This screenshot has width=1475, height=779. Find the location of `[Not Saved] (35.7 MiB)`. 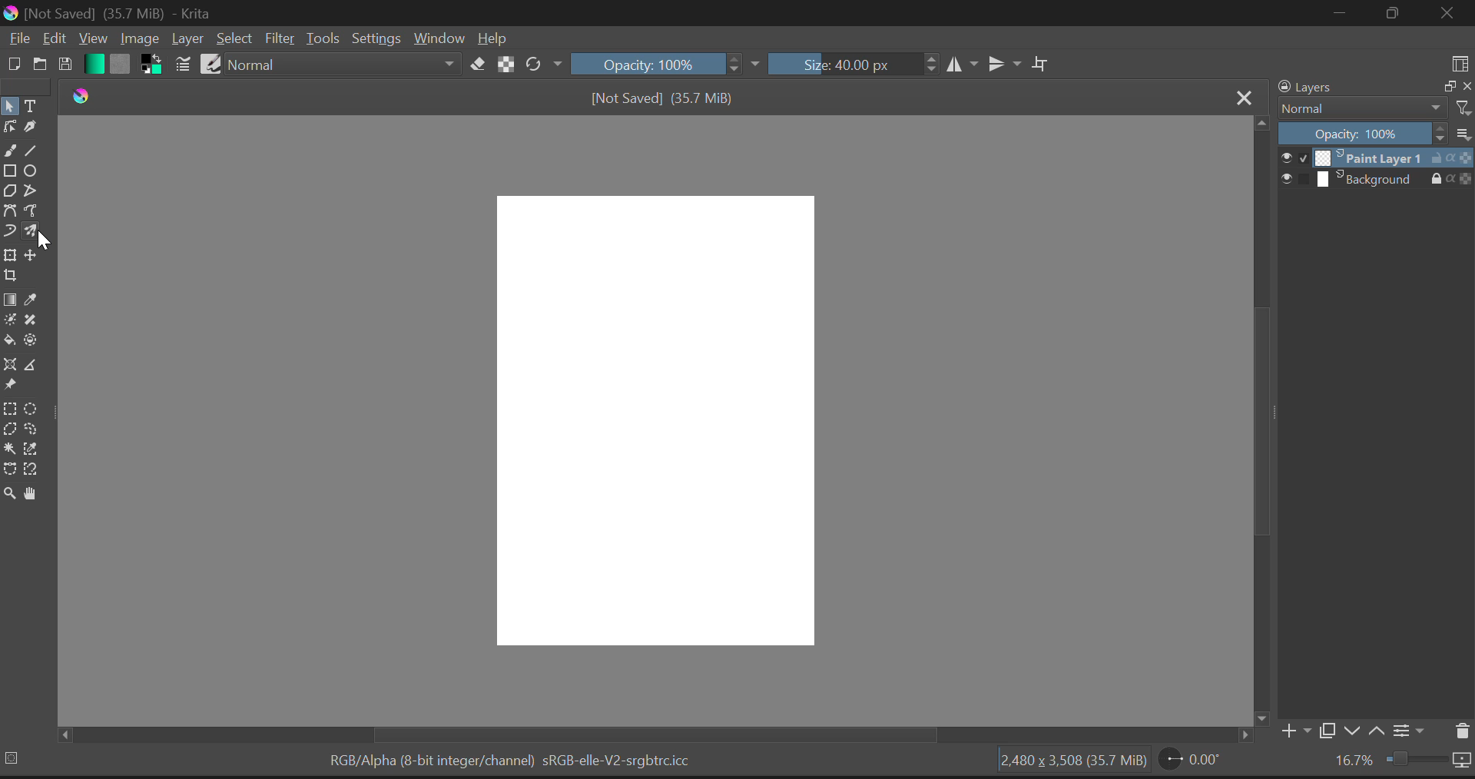

[Not Saved] (35.7 MiB) is located at coordinates (668, 98).